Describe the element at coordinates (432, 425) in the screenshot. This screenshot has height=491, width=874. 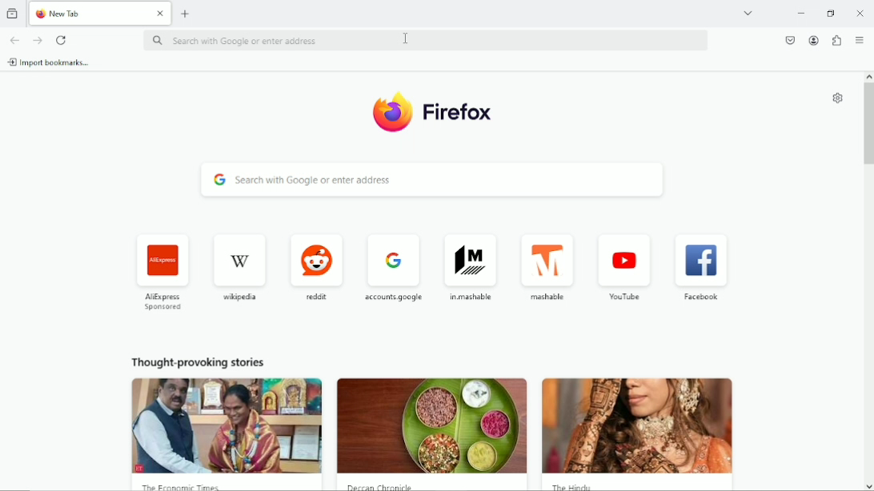
I see `image` at that location.